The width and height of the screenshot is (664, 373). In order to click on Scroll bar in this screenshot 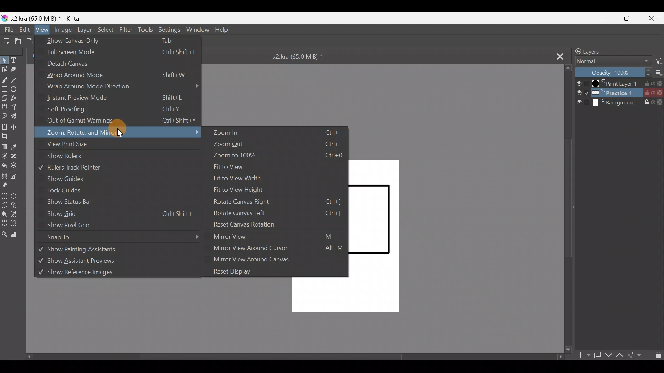, I will do `click(288, 357)`.